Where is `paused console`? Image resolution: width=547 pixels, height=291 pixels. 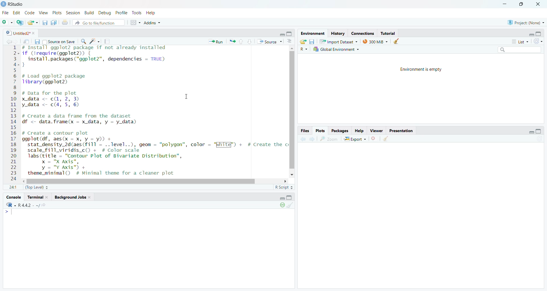 paused console is located at coordinates (282, 205).